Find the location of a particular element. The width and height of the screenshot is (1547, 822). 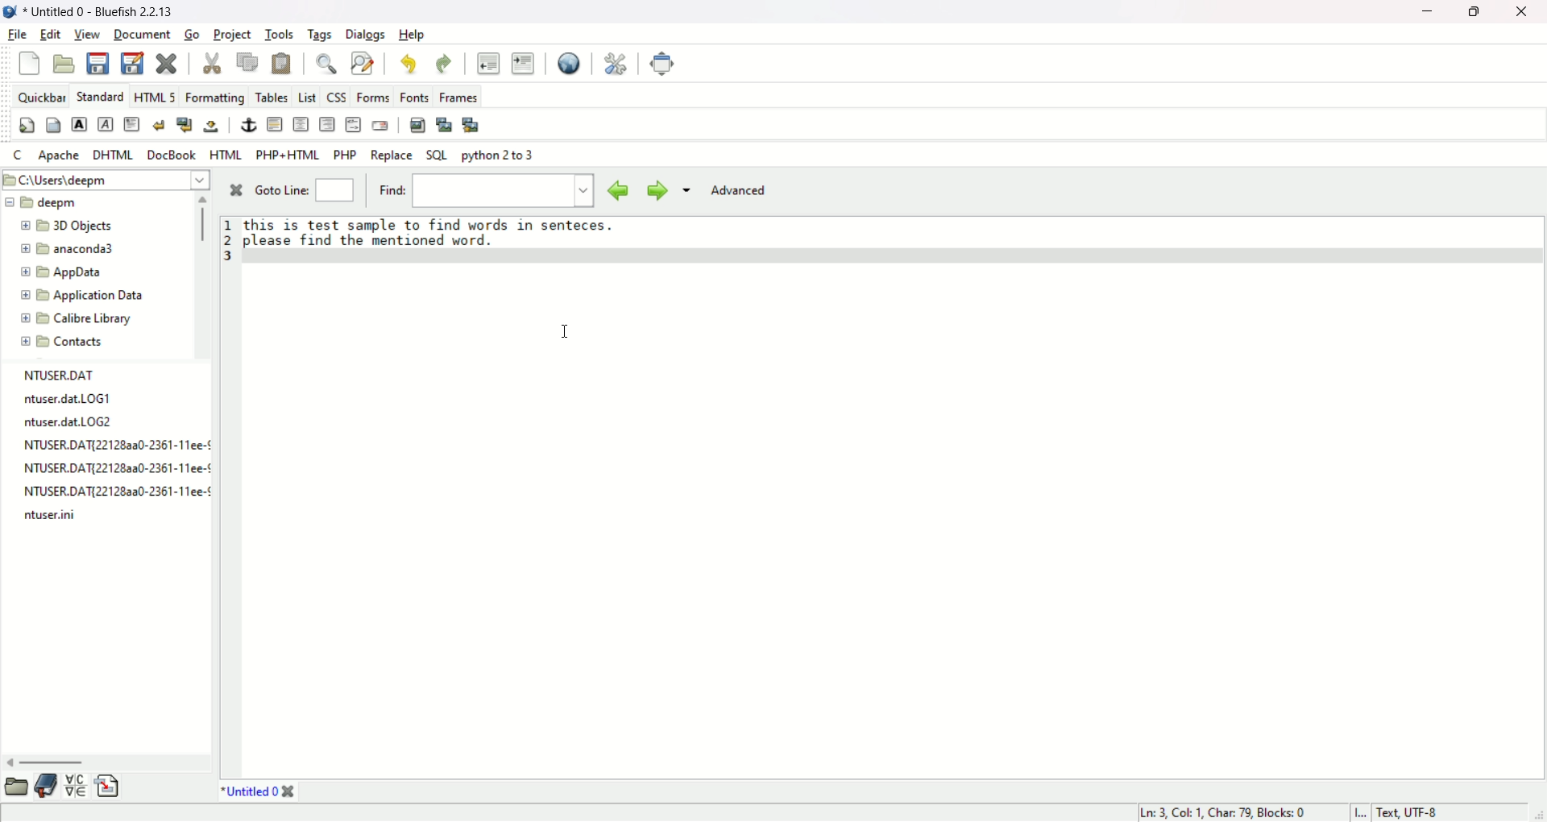

horizontal scroll bar is located at coordinates (54, 763).